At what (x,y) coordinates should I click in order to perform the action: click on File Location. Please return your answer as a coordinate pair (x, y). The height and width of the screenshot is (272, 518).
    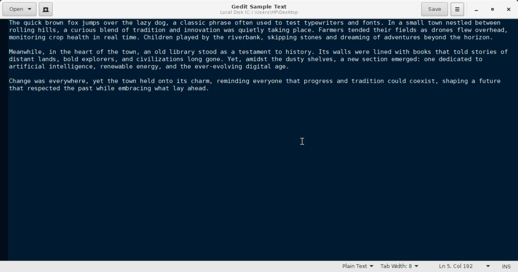
    Looking at the image, I should click on (258, 13).